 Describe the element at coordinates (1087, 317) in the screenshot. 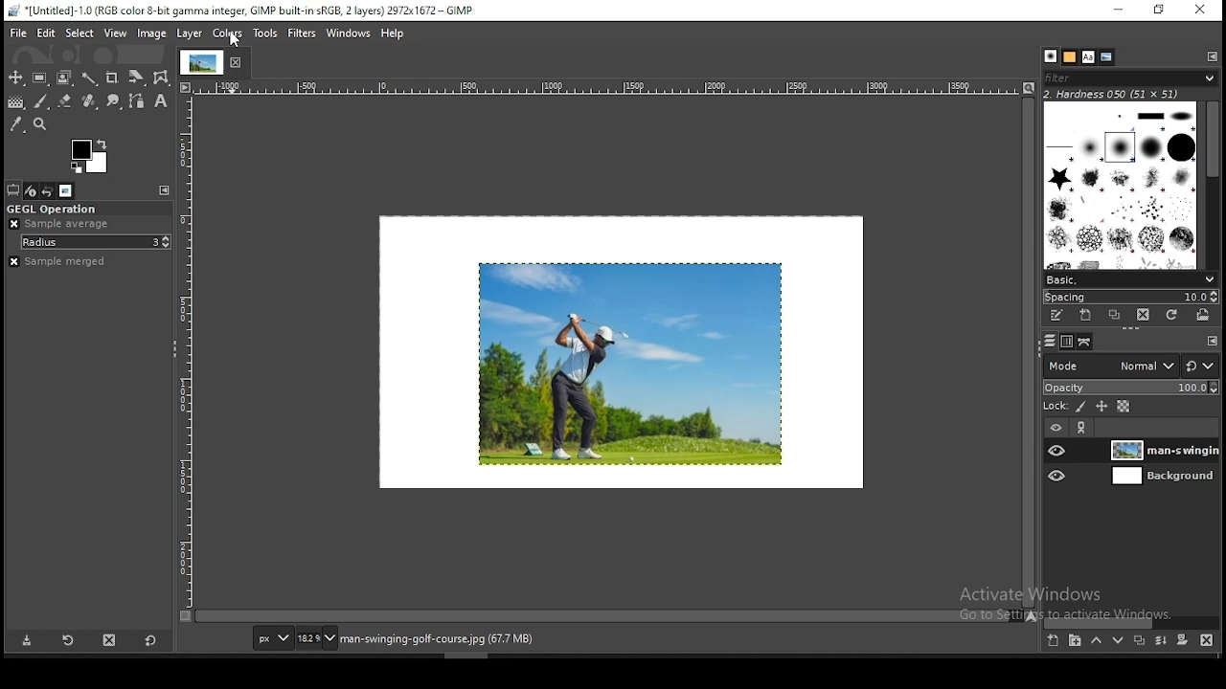

I see `create a new brush` at that location.